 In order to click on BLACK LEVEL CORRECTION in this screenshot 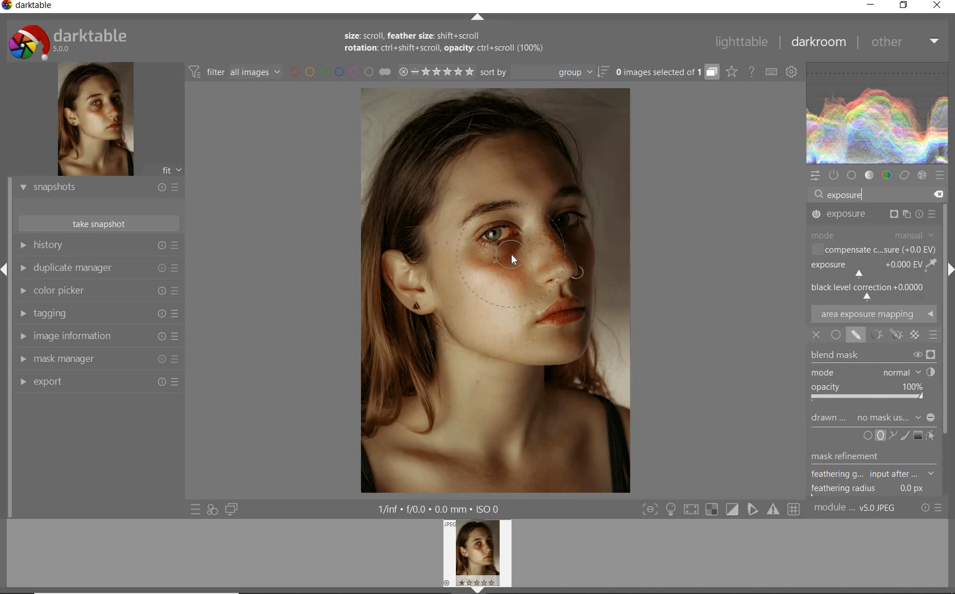, I will do `click(870, 291)`.